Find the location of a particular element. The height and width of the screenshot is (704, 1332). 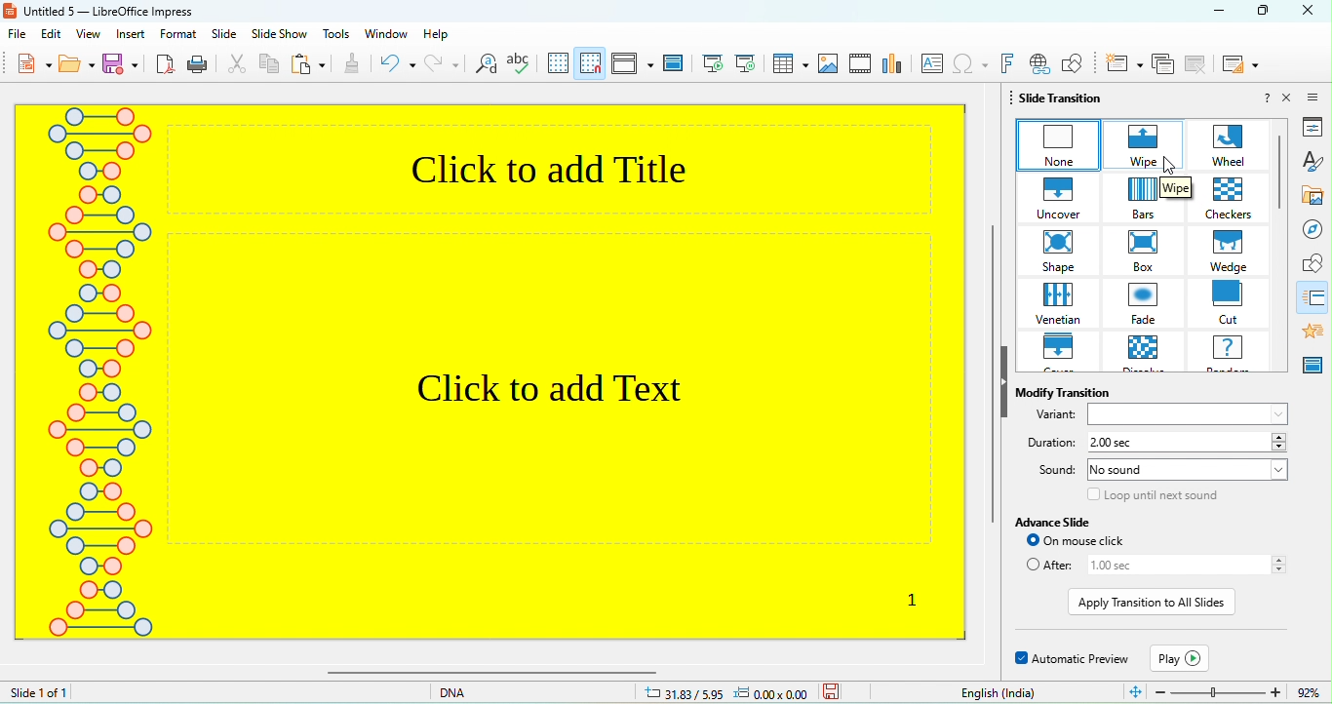

zoom is located at coordinates (1225, 691).